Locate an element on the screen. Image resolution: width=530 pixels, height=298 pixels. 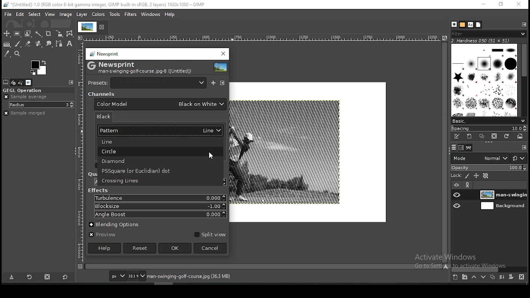
file is located at coordinates (7, 14).